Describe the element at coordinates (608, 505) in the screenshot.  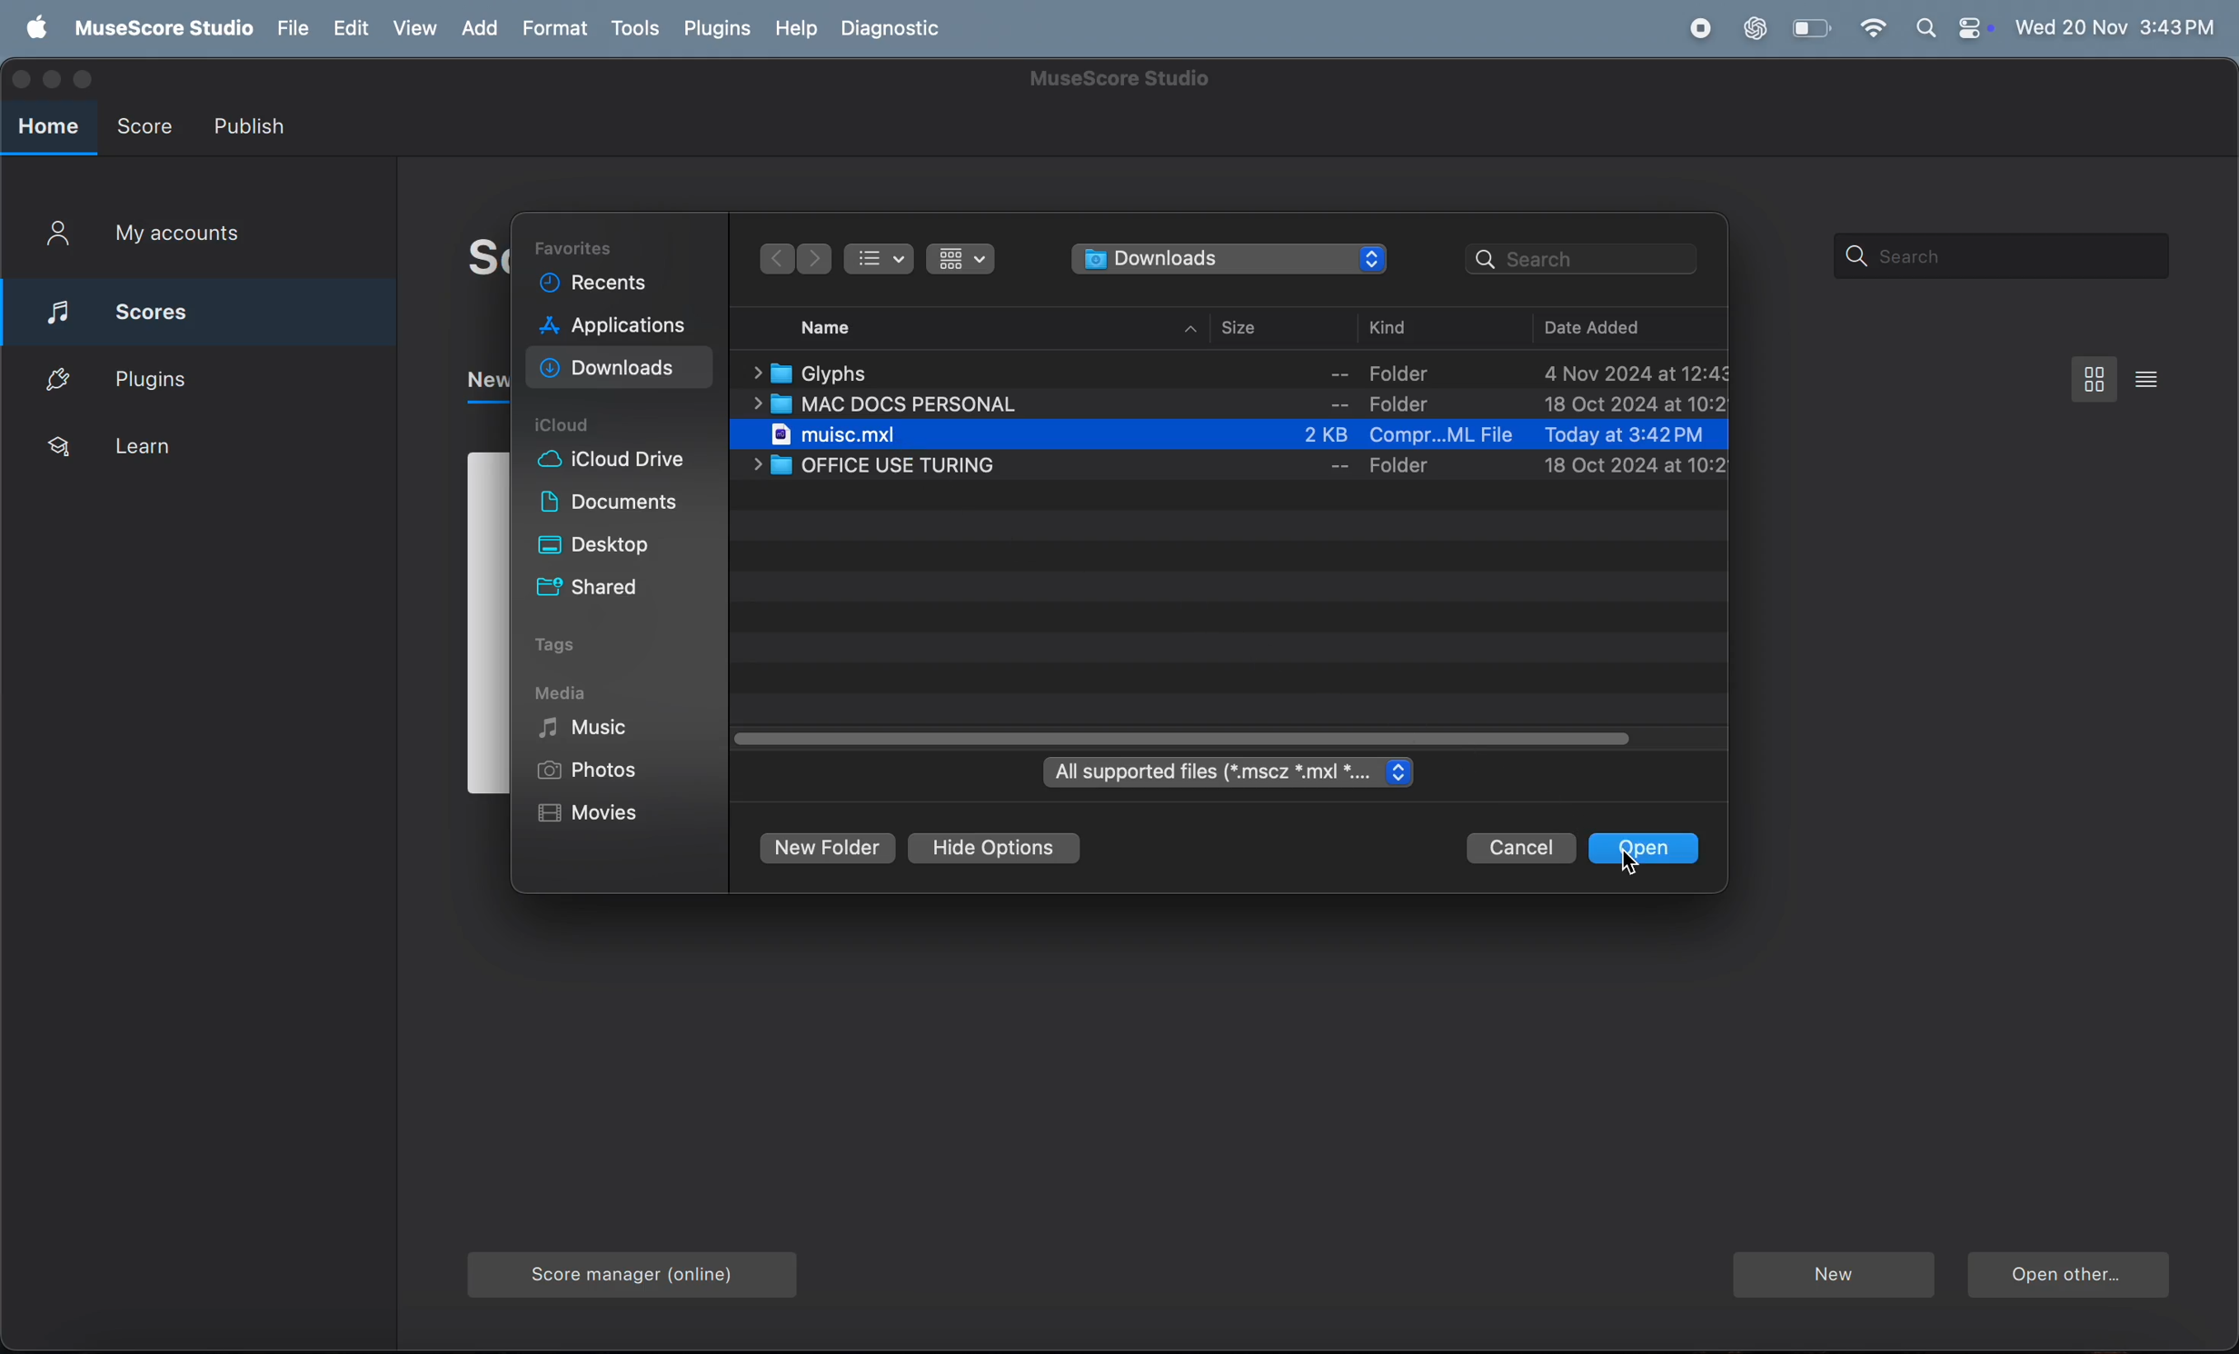
I see `documents` at that location.